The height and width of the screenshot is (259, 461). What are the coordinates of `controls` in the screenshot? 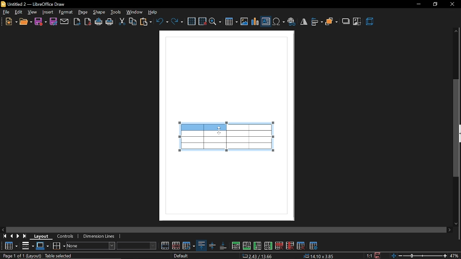 It's located at (67, 237).